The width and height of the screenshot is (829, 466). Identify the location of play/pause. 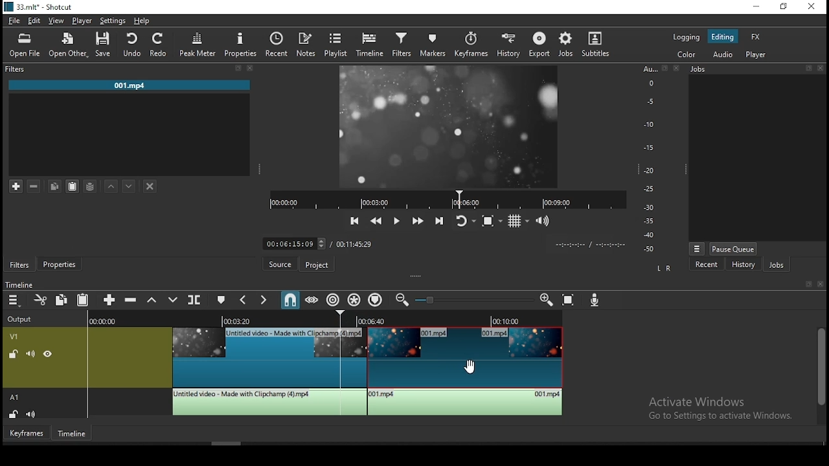
(397, 221).